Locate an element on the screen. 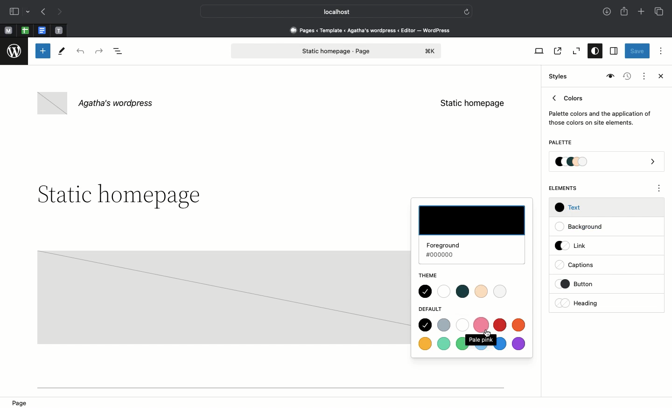 The width and height of the screenshot is (672, 408). Page is located at coordinates (336, 51).